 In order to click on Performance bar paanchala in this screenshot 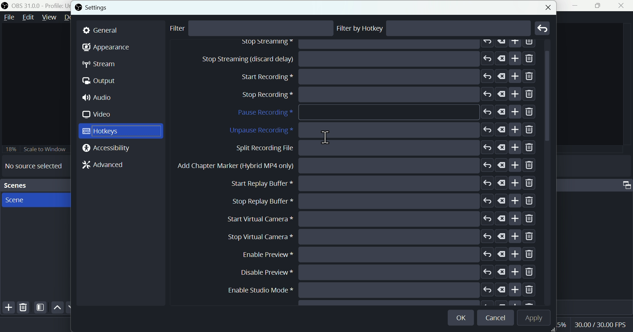, I will do `click(601, 326)`.